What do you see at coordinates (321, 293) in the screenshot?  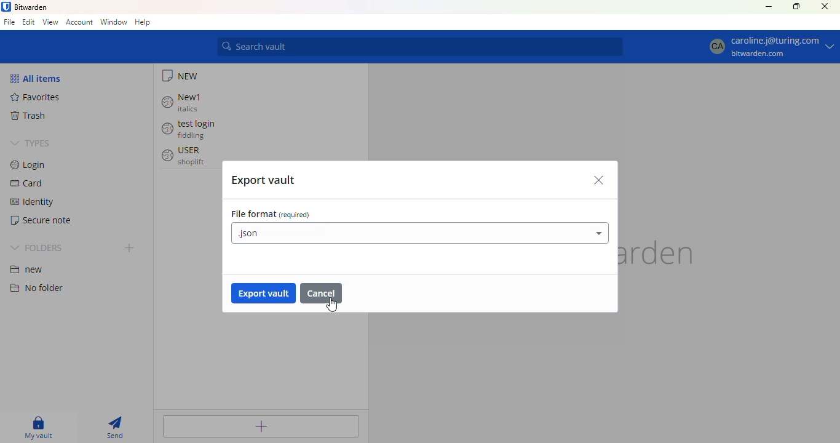 I see `cancel` at bounding box center [321, 293].